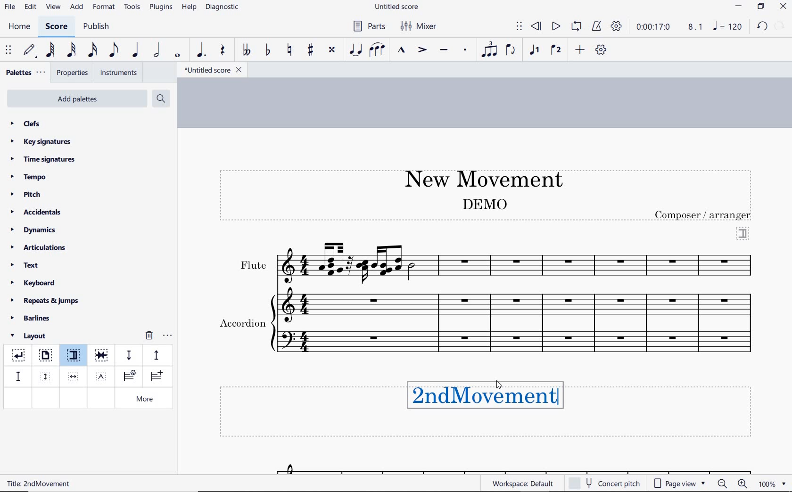 The height and width of the screenshot is (492, 792). What do you see at coordinates (130, 377) in the screenshot?
I see `insert staff type change` at bounding box center [130, 377].